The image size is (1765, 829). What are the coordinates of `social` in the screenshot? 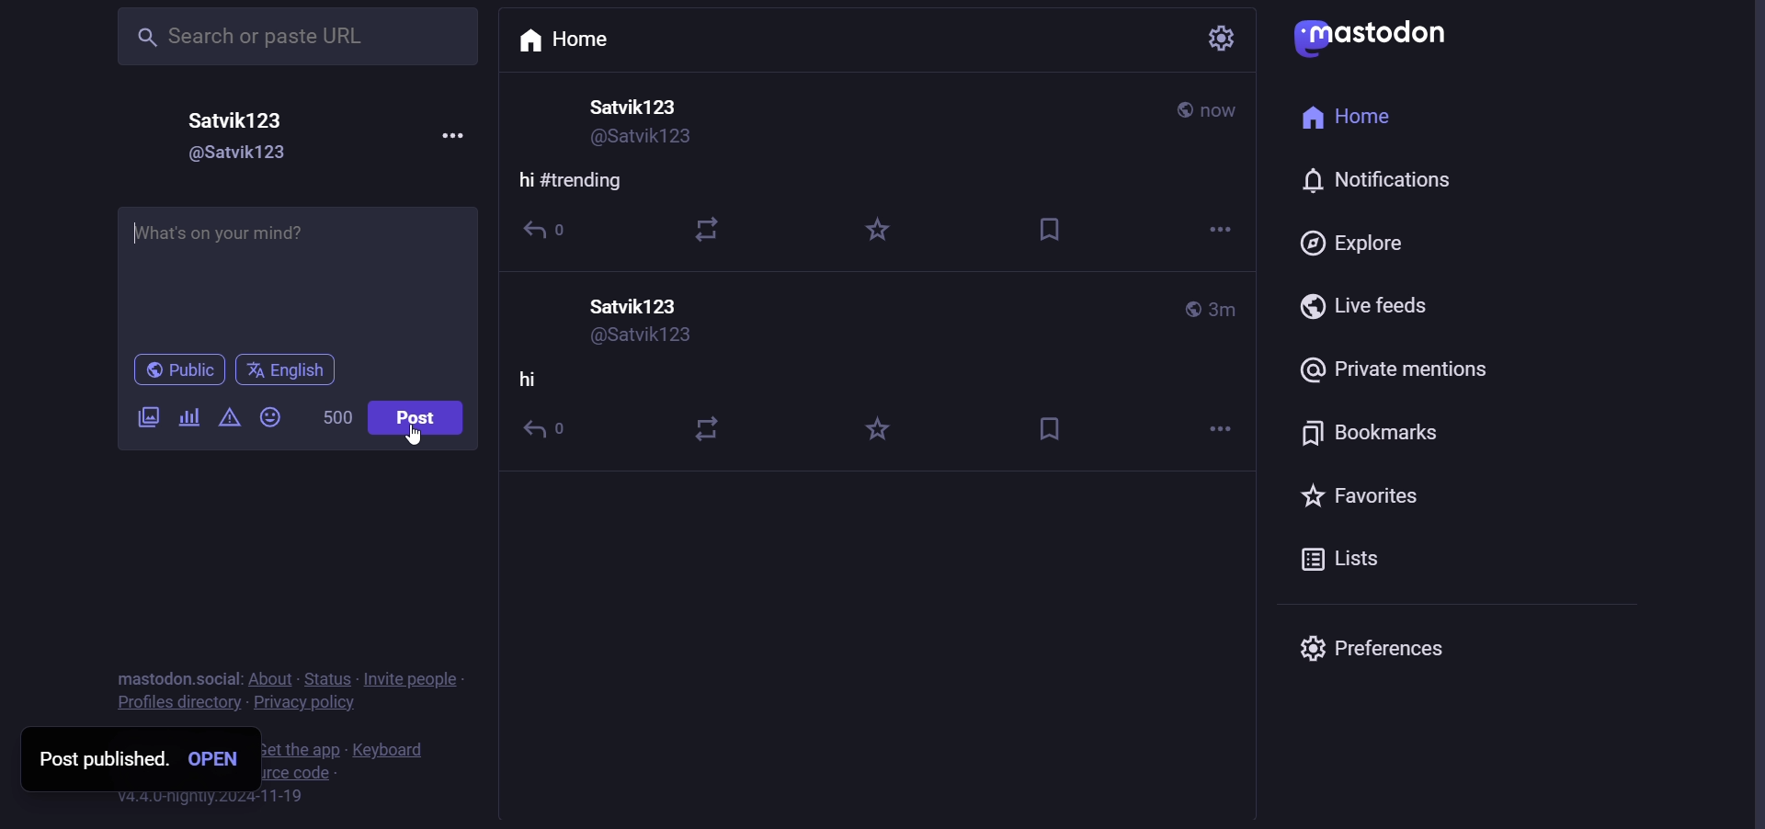 It's located at (221, 676).